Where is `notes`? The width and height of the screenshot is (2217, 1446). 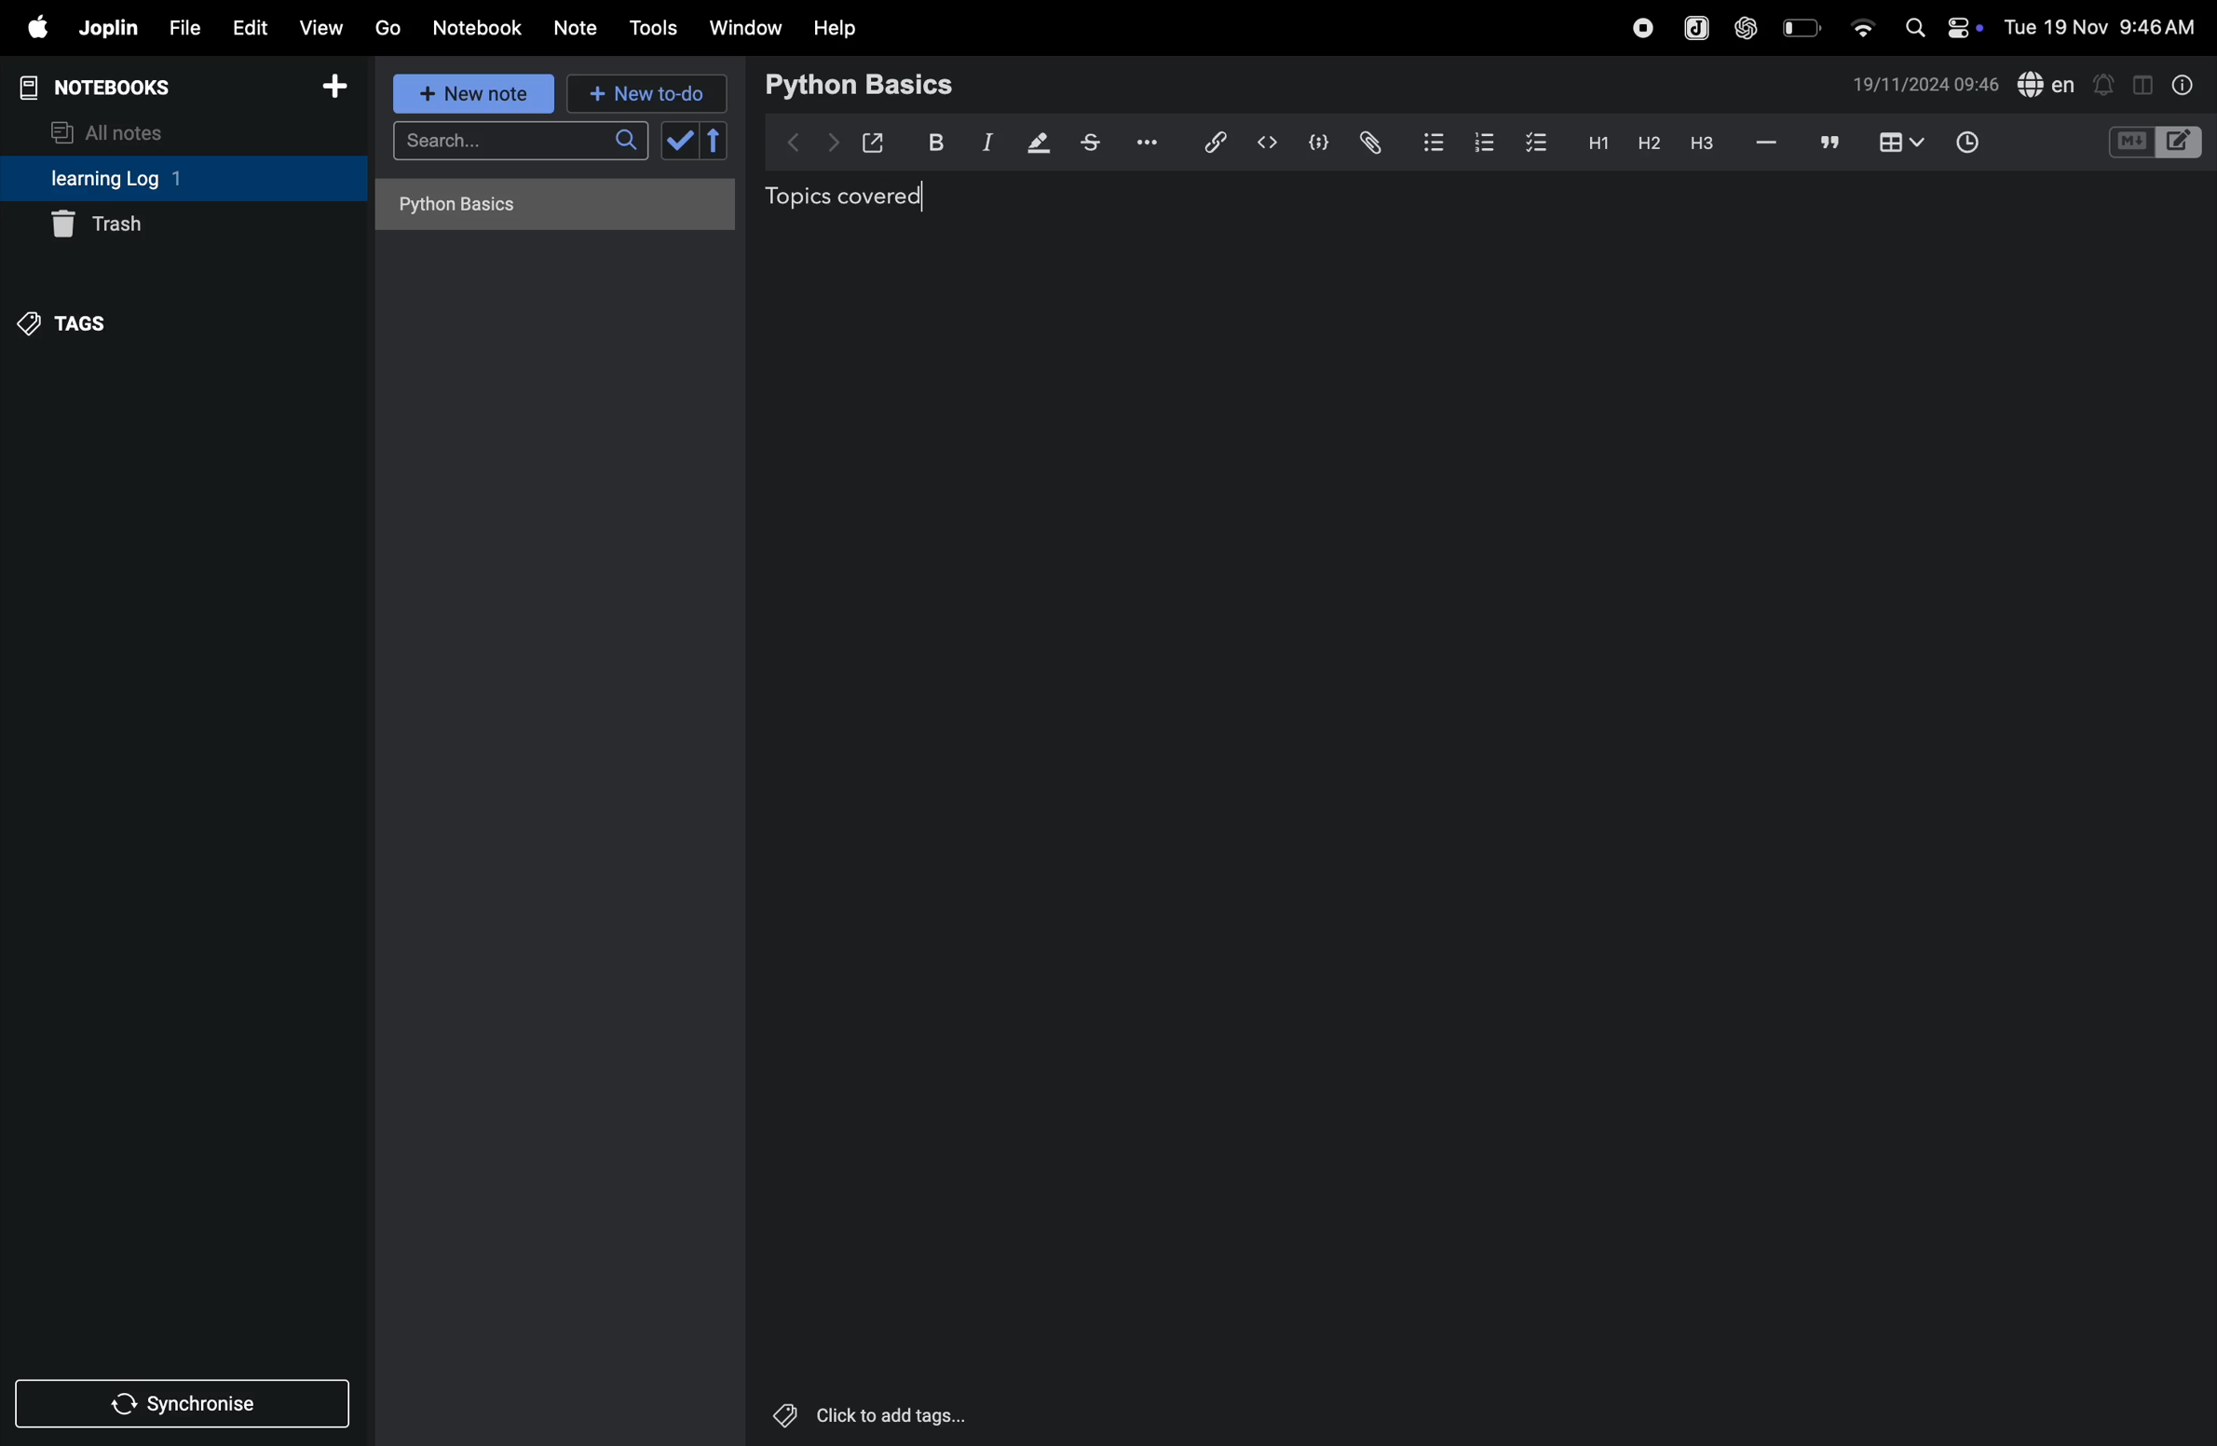 notes is located at coordinates (577, 29).